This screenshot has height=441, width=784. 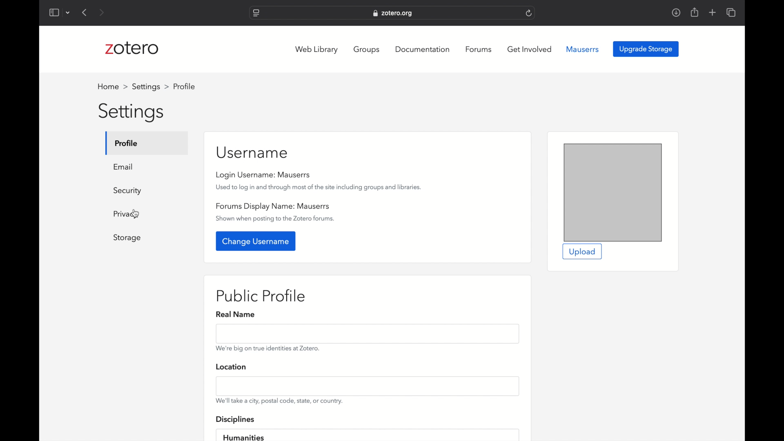 I want to click on public profile, so click(x=262, y=296).